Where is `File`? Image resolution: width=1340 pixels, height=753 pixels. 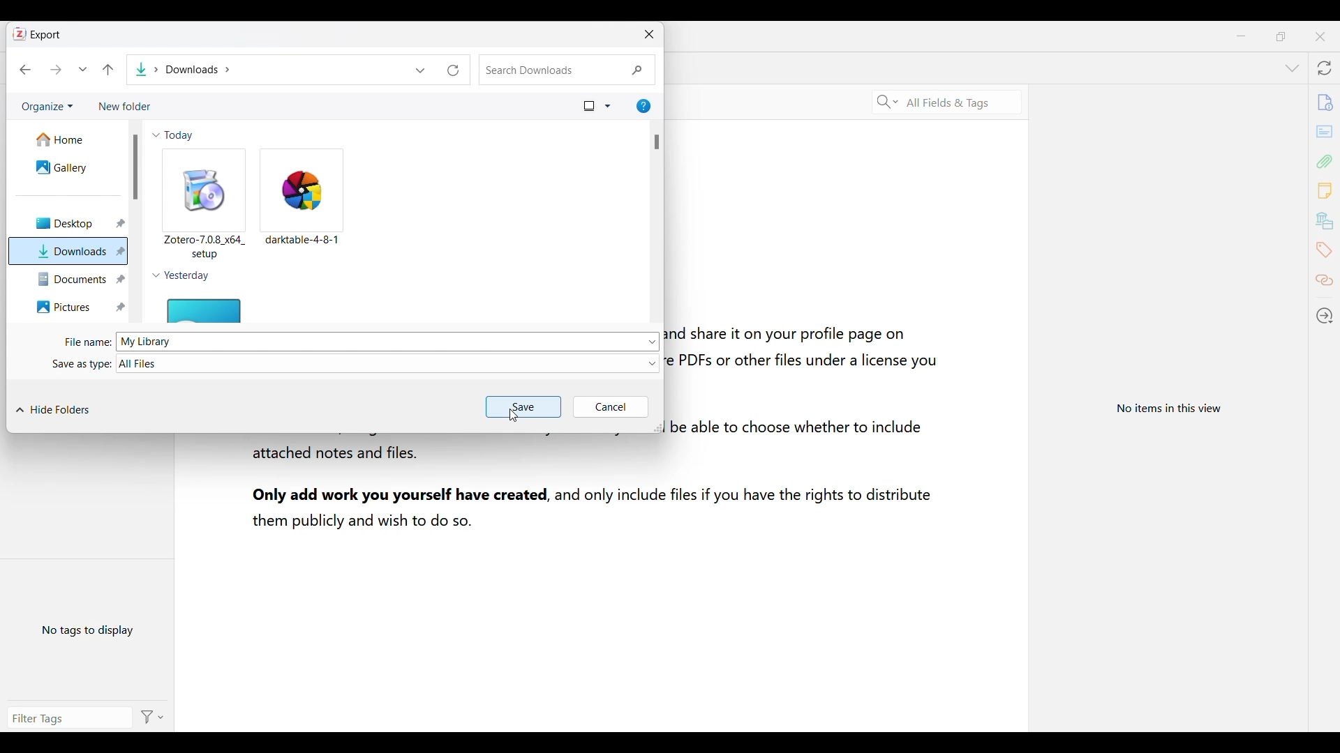 File is located at coordinates (206, 310).